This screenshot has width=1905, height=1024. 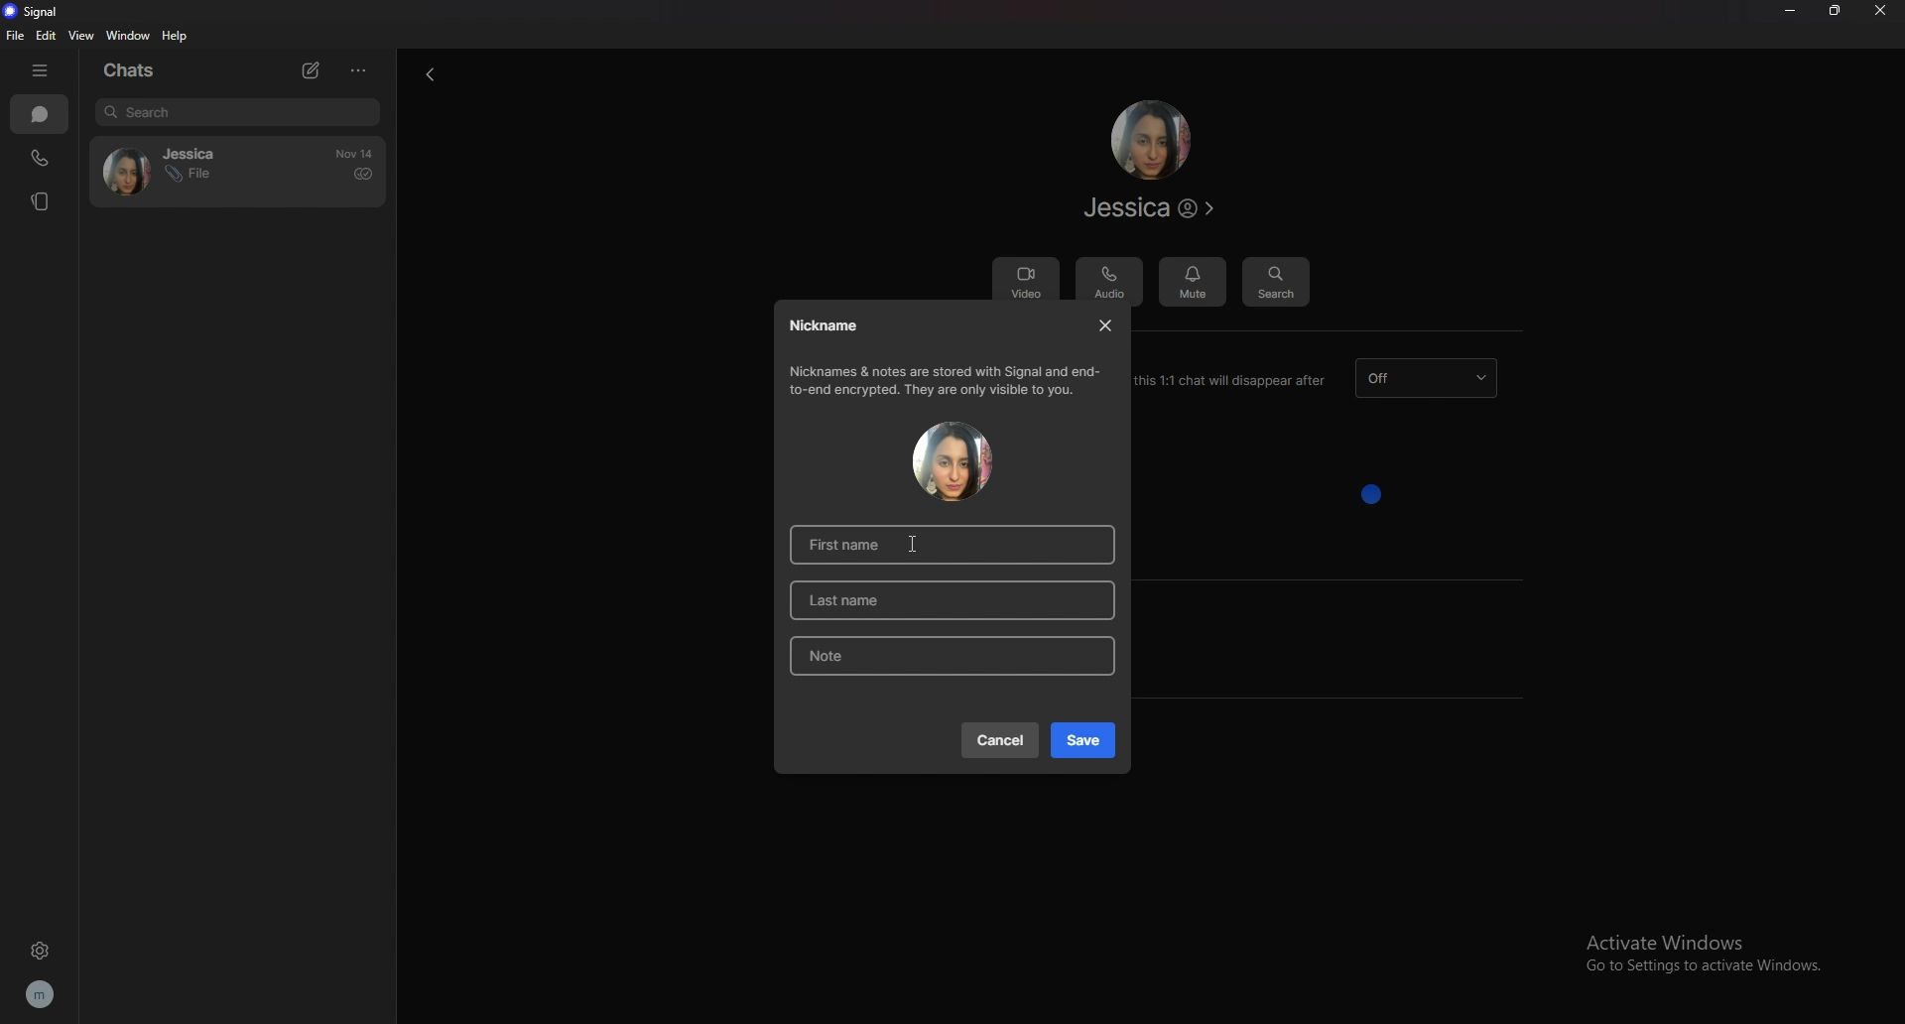 What do you see at coordinates (1109, 324) in the screenshot?
I see `close` at bounding box center [1109, 324].